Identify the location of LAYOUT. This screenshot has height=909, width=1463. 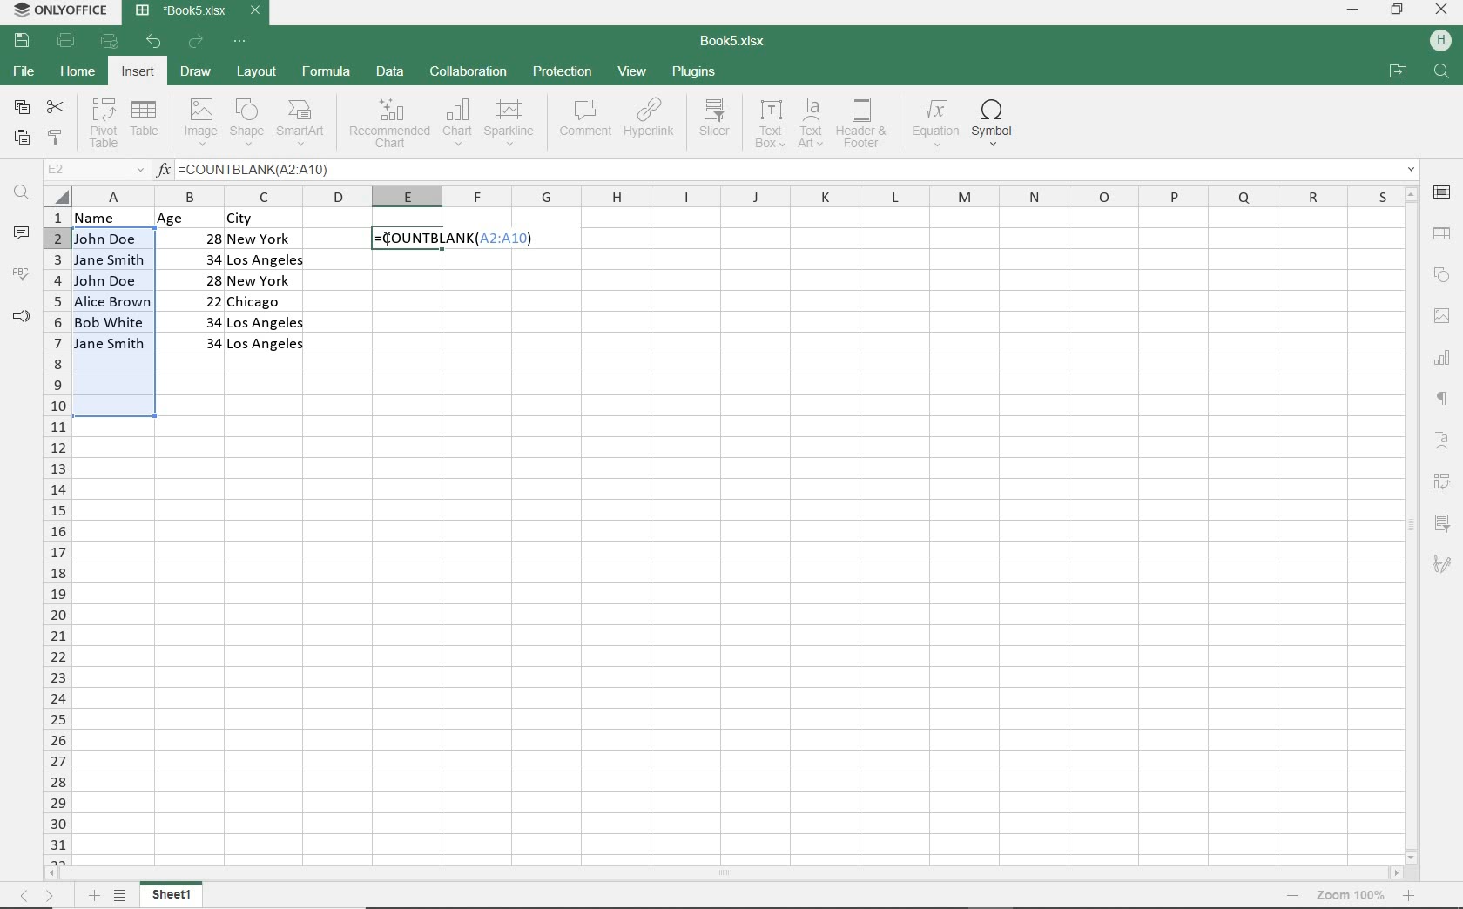
(257, 72).